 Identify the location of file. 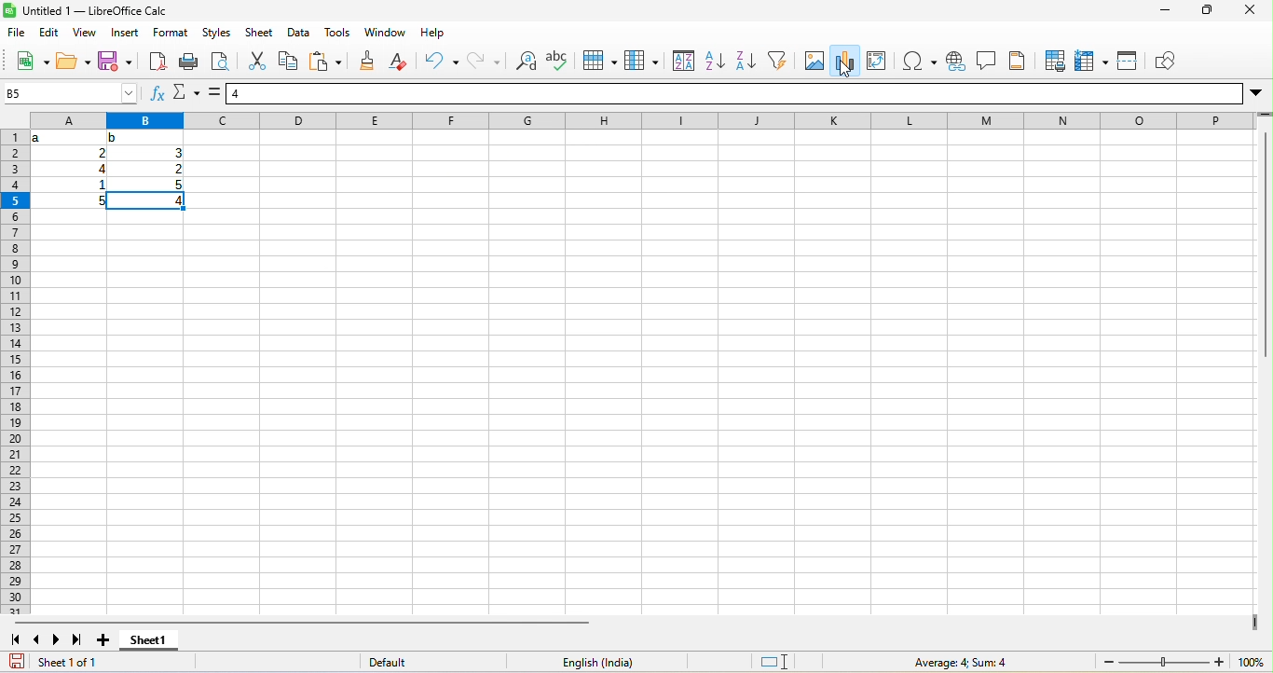
(17, 33).